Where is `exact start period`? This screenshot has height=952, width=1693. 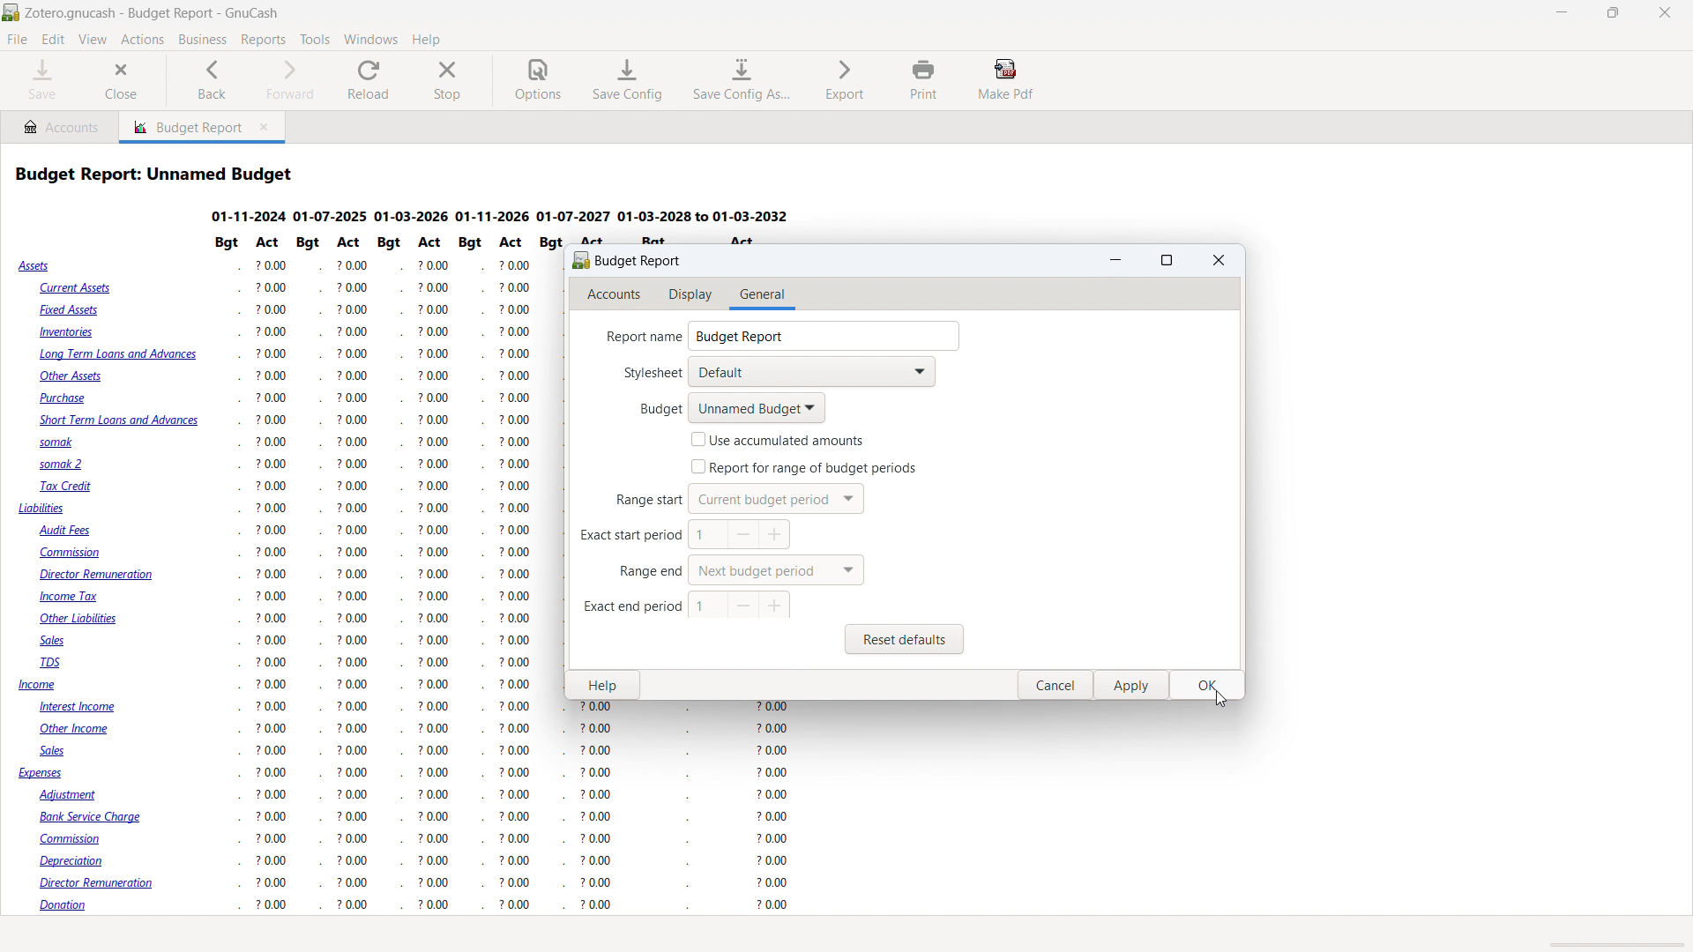
exact start period is located at coordinates (708, 534).